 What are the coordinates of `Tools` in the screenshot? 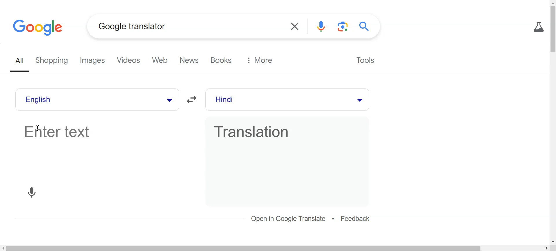 It's located at (364, 59).